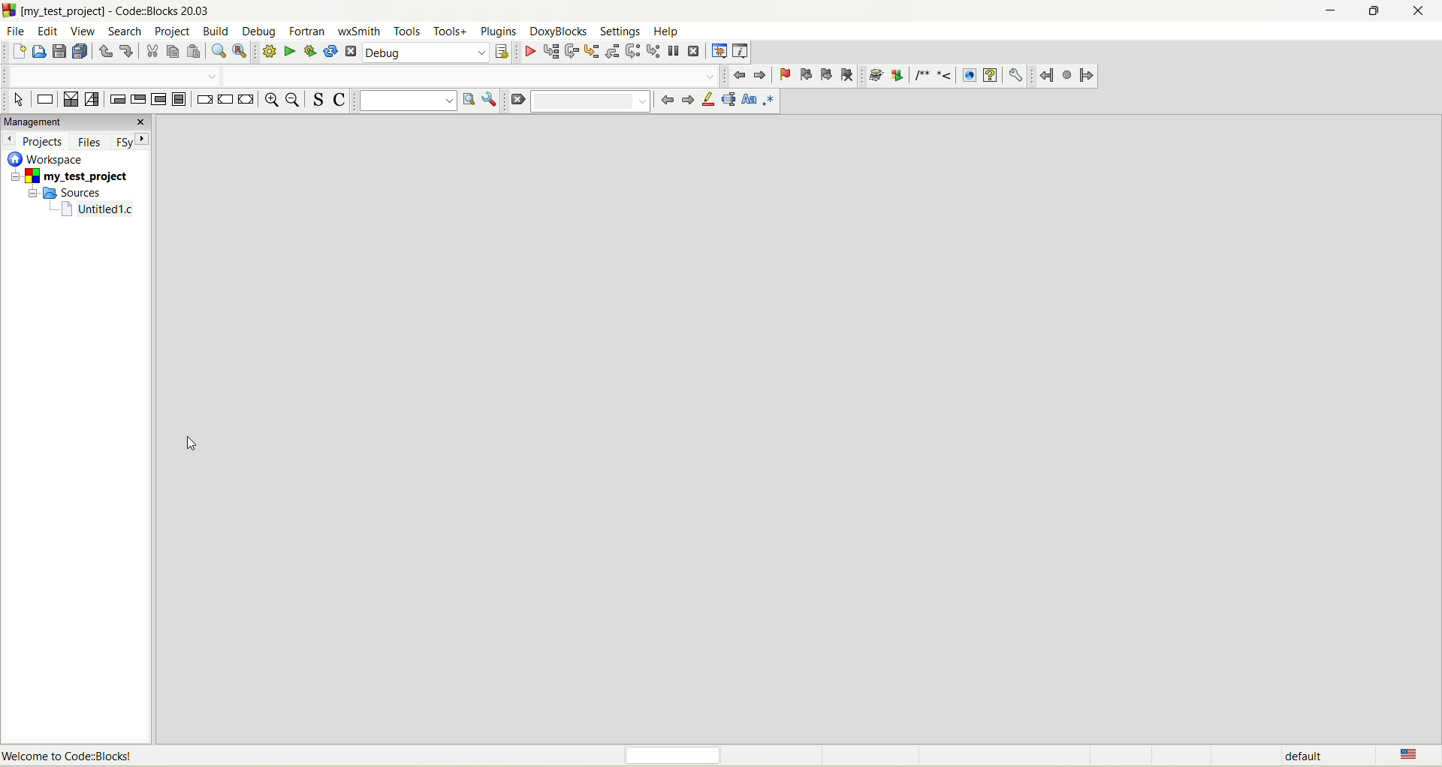 Image resolution: width=1442 pixels, height=767 pixels. Describe the element at coordinates (632, 52) in the screenshot. I see `next instruction` at that location.